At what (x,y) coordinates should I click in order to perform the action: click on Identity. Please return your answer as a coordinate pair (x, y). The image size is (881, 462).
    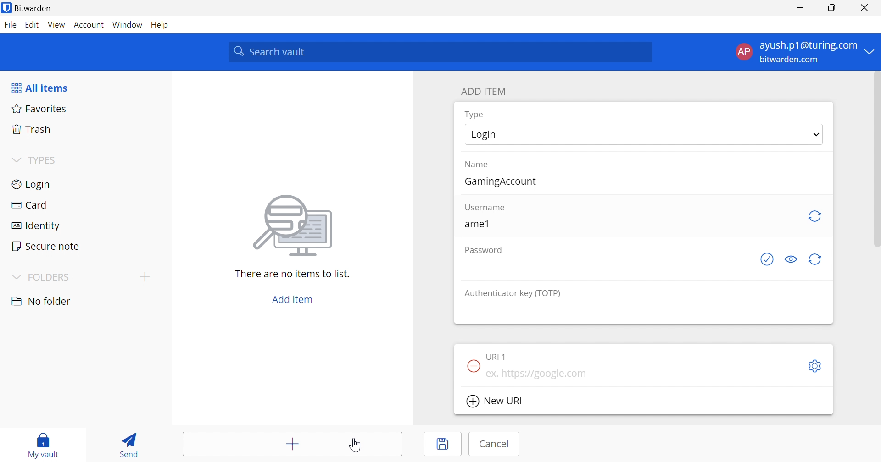
    Looking at the image, I should click on (37, 227).